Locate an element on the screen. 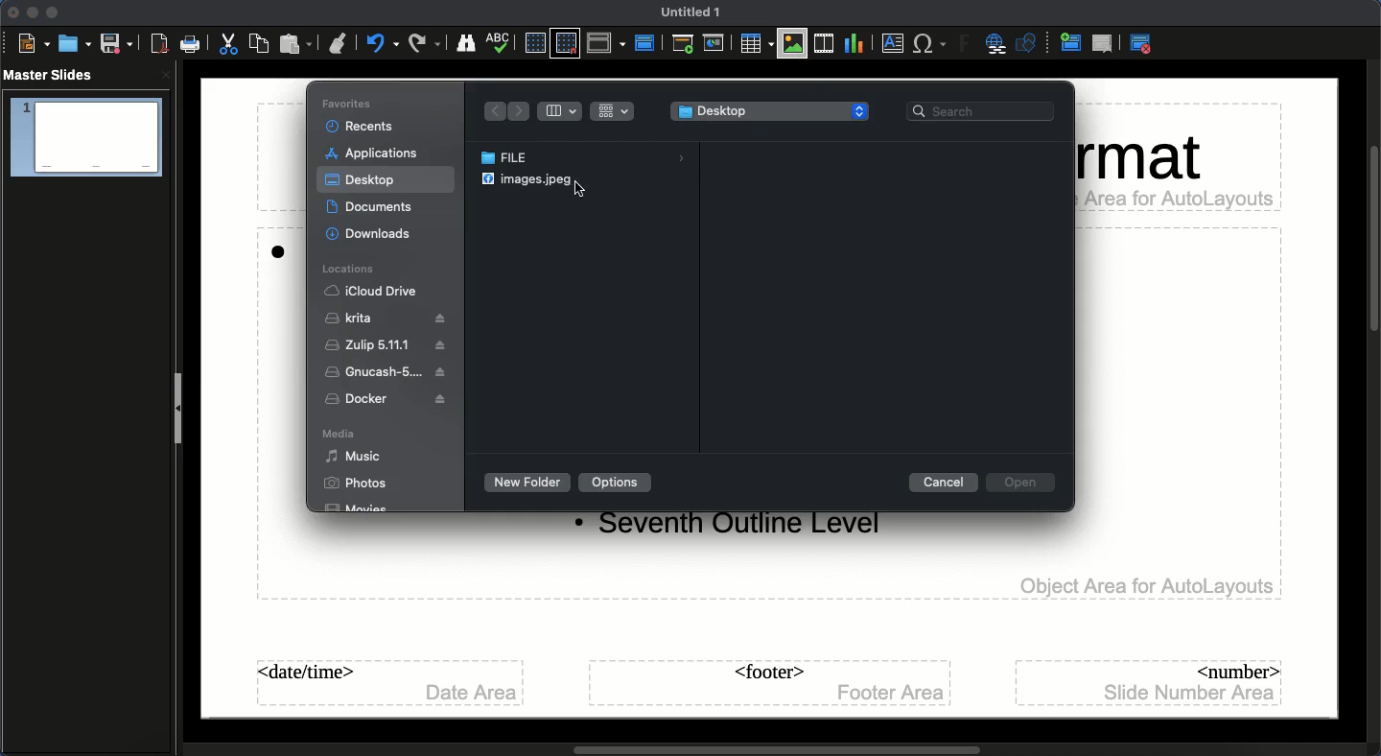  Media is located at coordinates (339, 433).